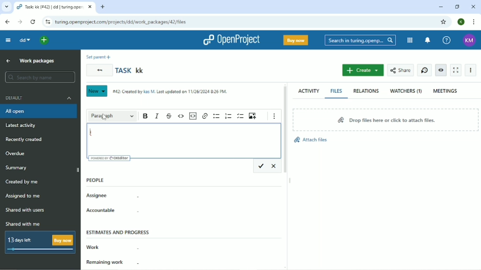 This screenshot has width=481, height=270. I want to click on OpenProject, so click(232, 40).